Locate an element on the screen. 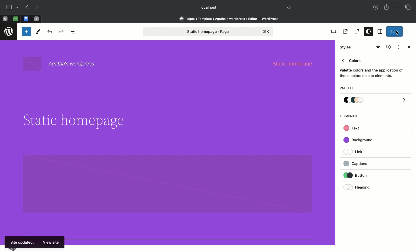 The image size is (416, 252). Palette is located at coordinates (347, 89).